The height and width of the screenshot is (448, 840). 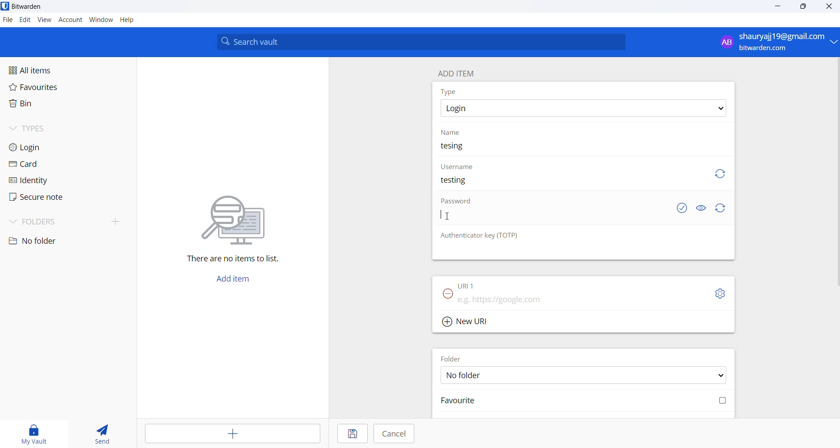 I want to click on login, so click(x=40, y=147).